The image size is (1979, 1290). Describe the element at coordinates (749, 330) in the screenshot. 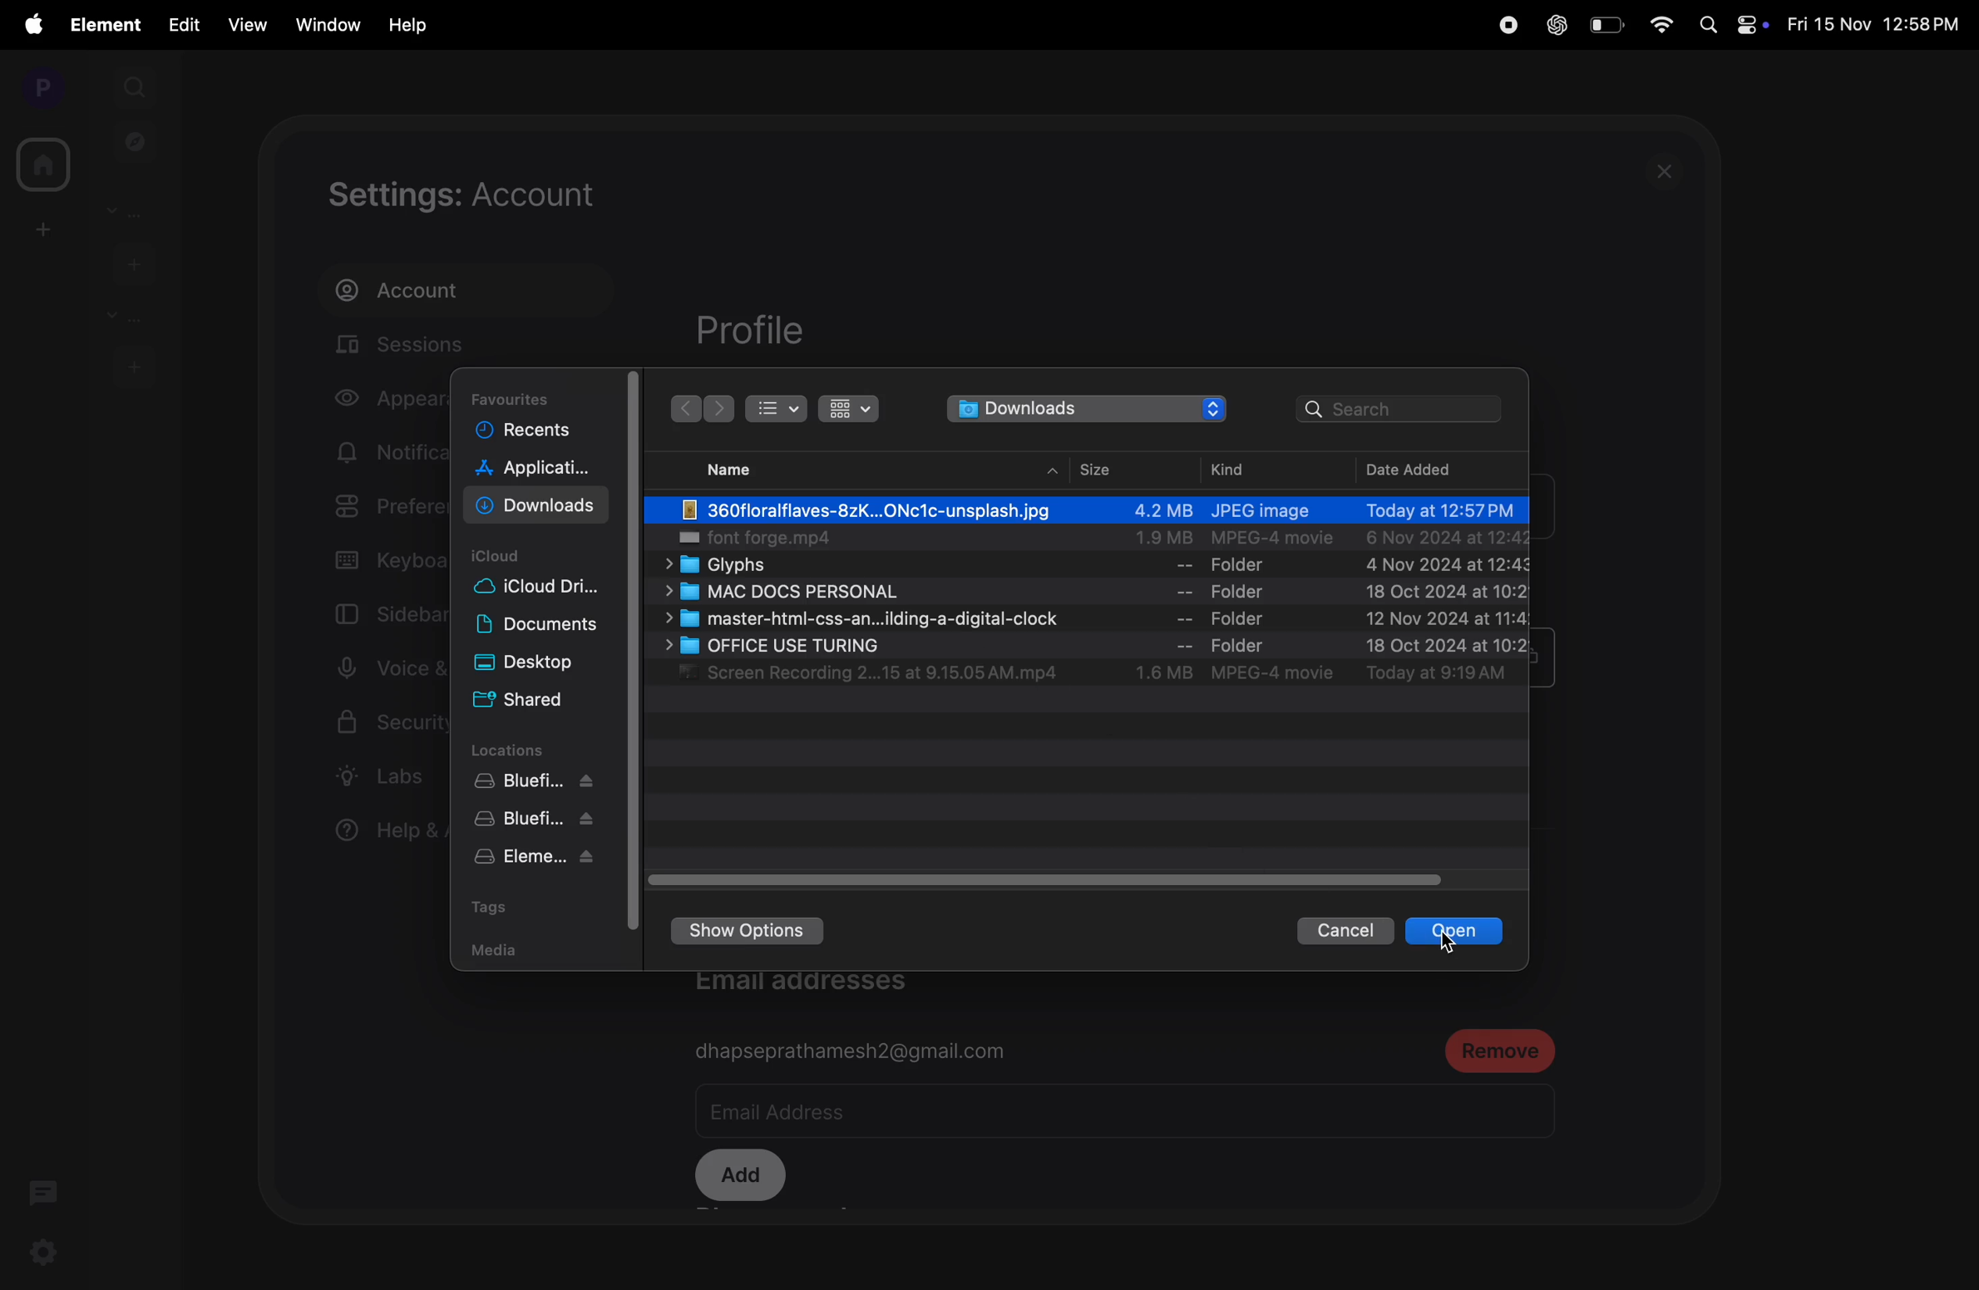

I see `profile` at that location.